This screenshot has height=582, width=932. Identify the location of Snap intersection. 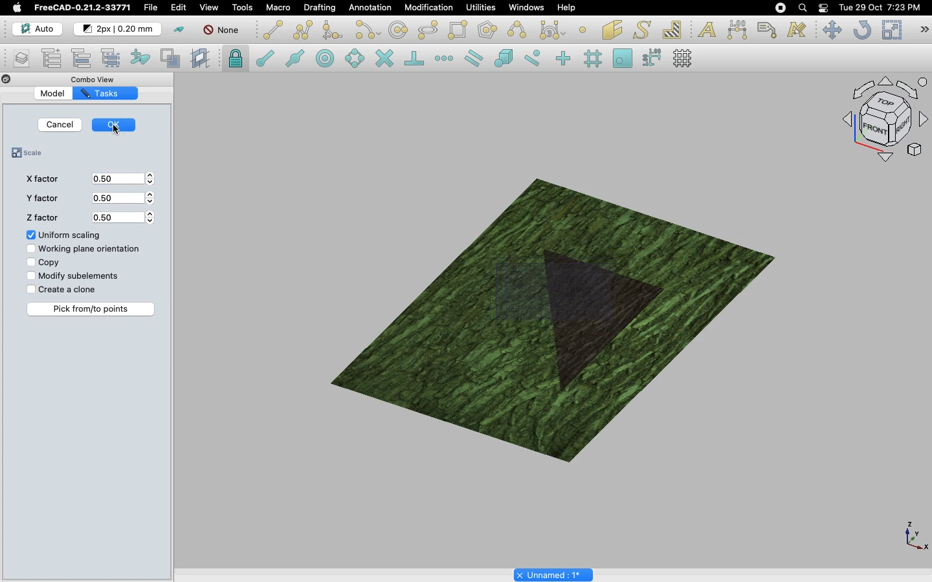
(384, 57).